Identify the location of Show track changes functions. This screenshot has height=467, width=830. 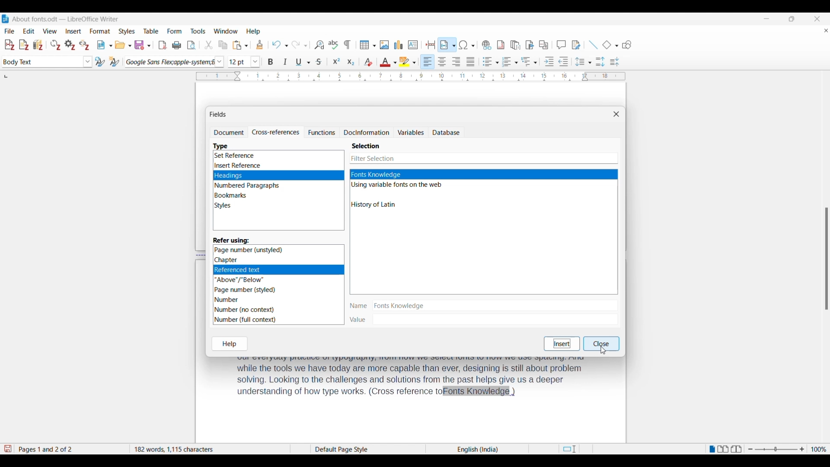
(576, 45).